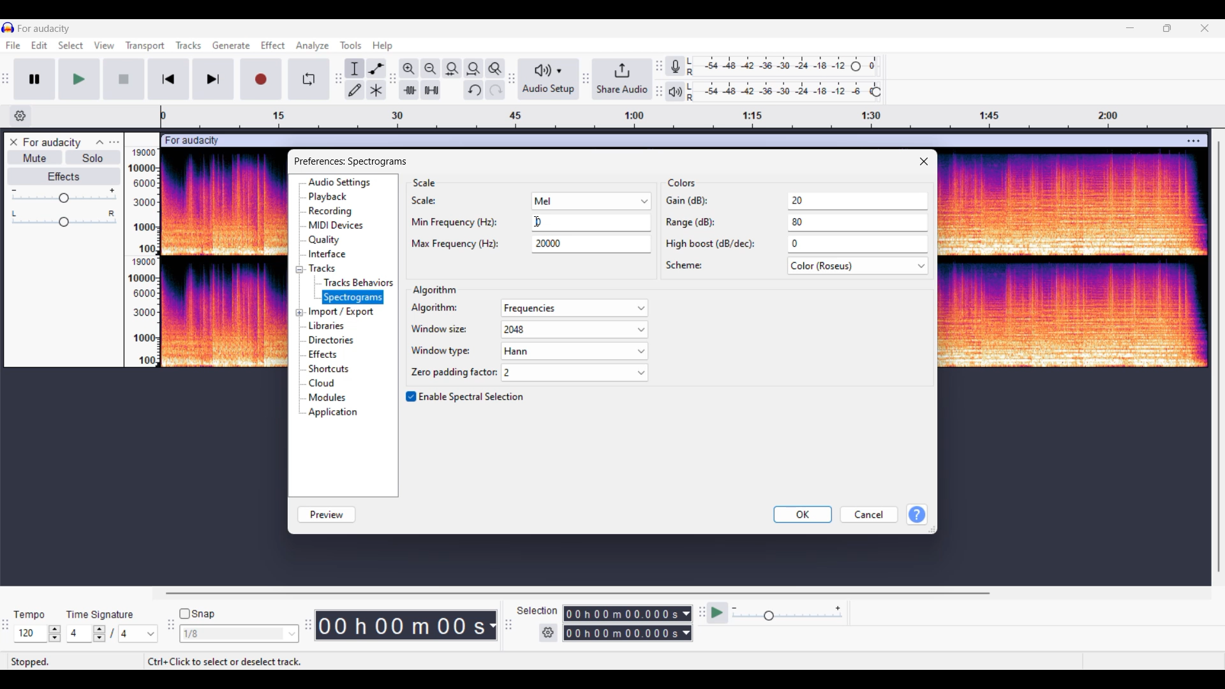 The height and width of the screenshot is (689, 1225). I want to click on cloud, so click(327, 384).